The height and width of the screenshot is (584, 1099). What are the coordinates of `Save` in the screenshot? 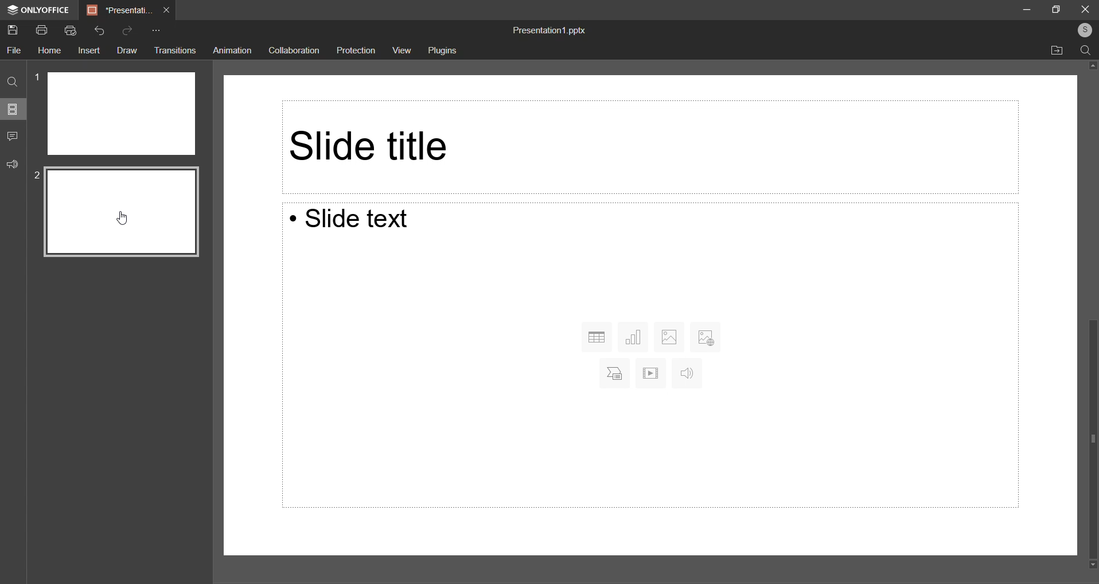 It's located at (15, 31).